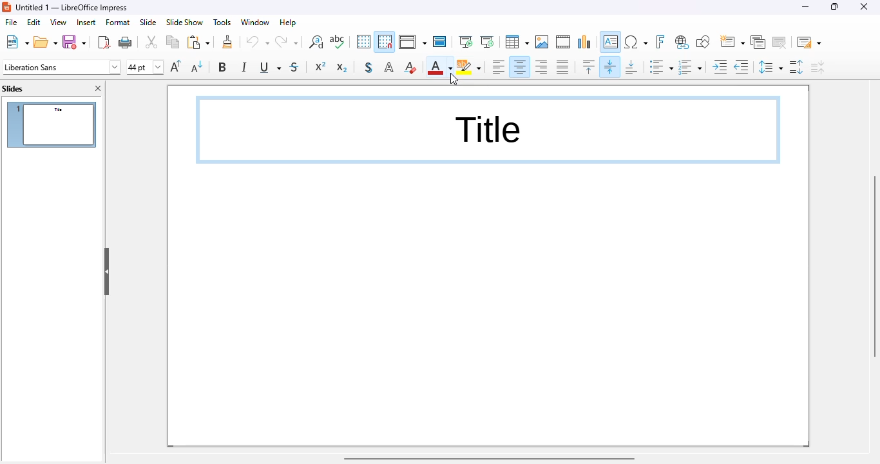 This screenshot has width=880, height=464. What do you see at coordinates (197, 66) in the screenshot?
I see `decrease font size` at bounding box center [197, 66].